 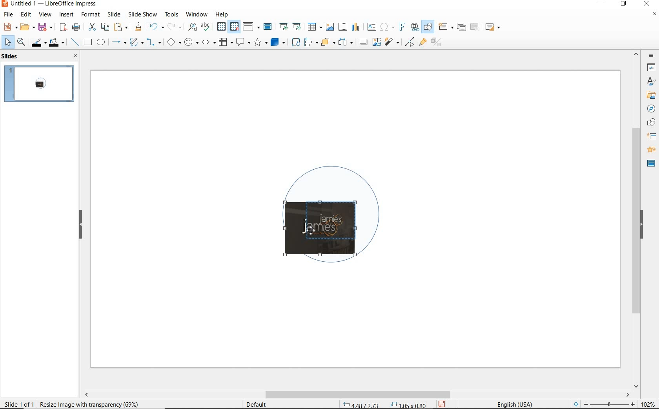 I want to click on scrollbar, so click(x=636, y=219).